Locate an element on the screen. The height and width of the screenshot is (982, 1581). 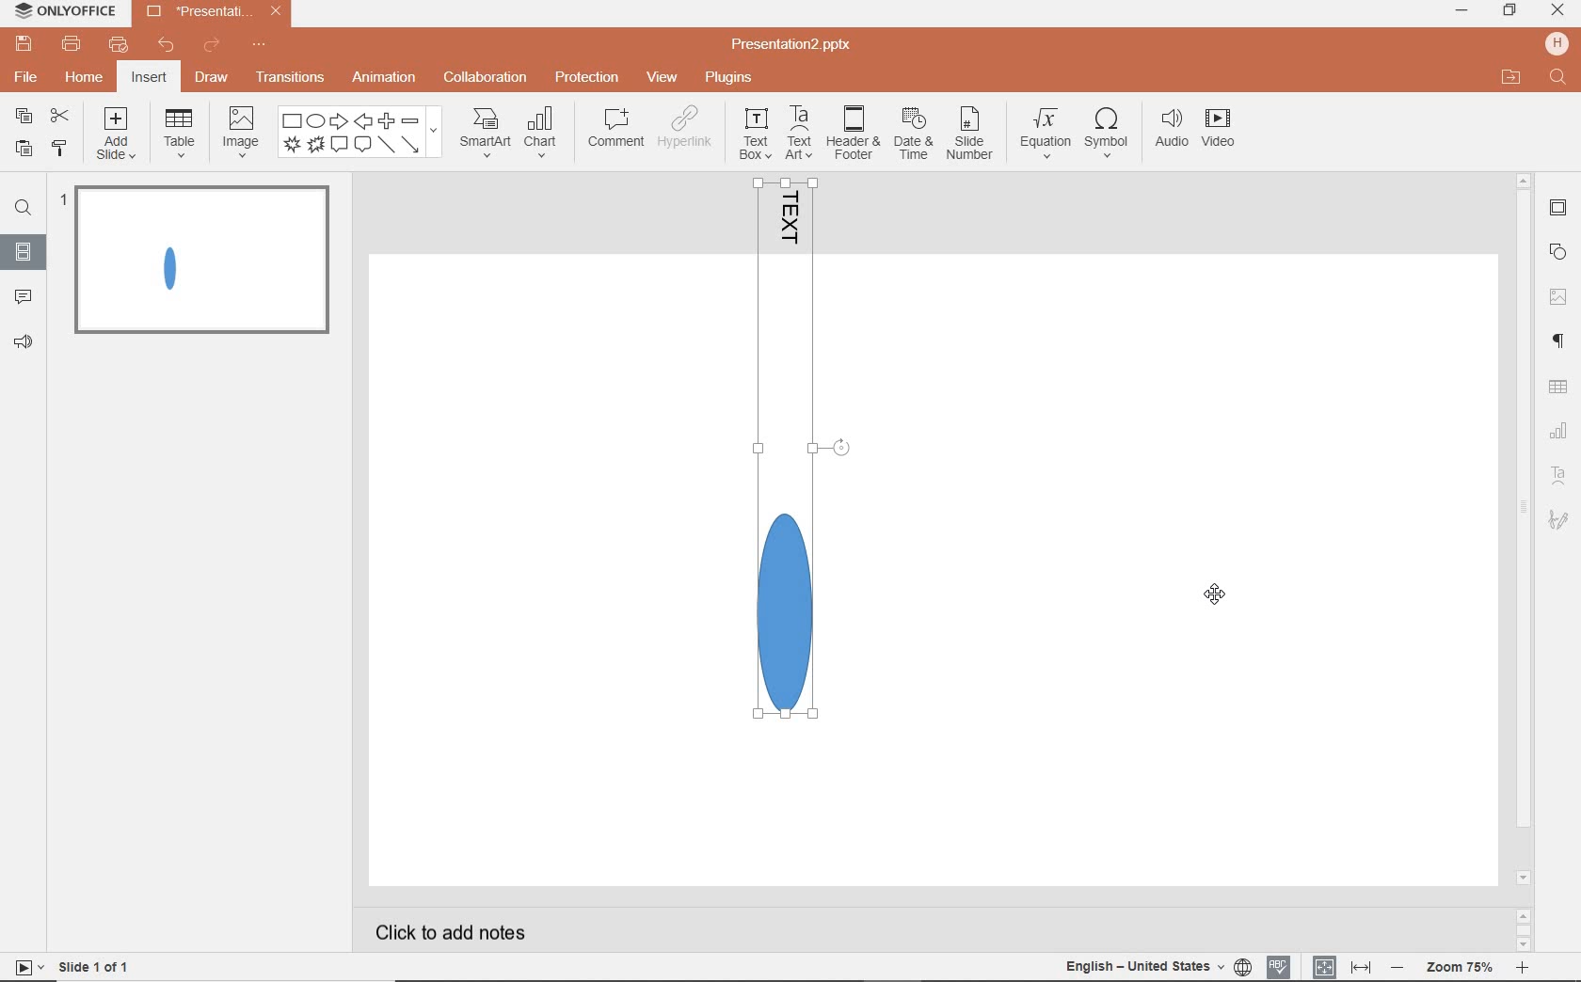
SLIDE 1 OF 1 is located at coordinates (73, 966).